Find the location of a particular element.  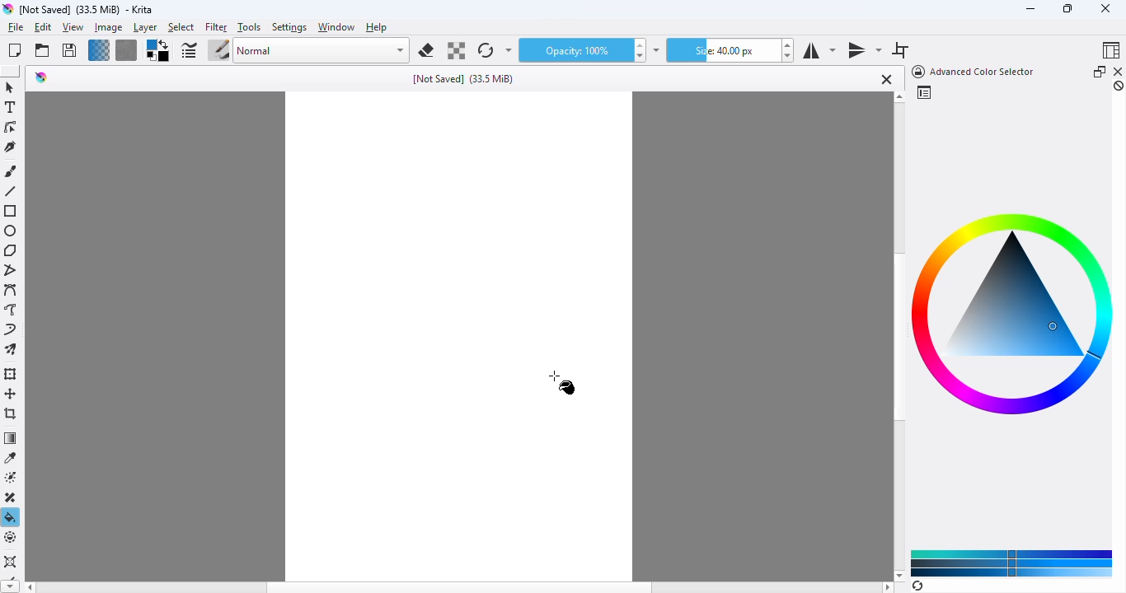

scroll down is located at coordinates (899, 575).